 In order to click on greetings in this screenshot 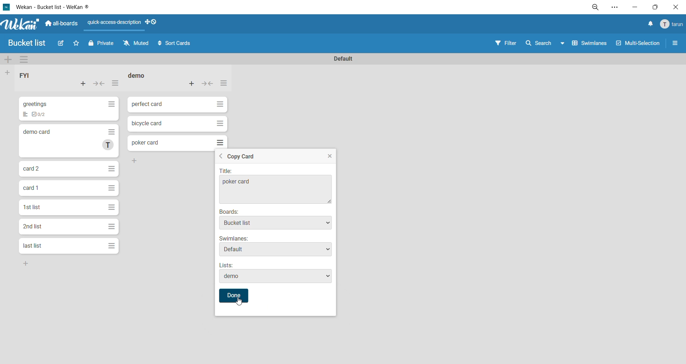, I will do `click(35, 104)`.